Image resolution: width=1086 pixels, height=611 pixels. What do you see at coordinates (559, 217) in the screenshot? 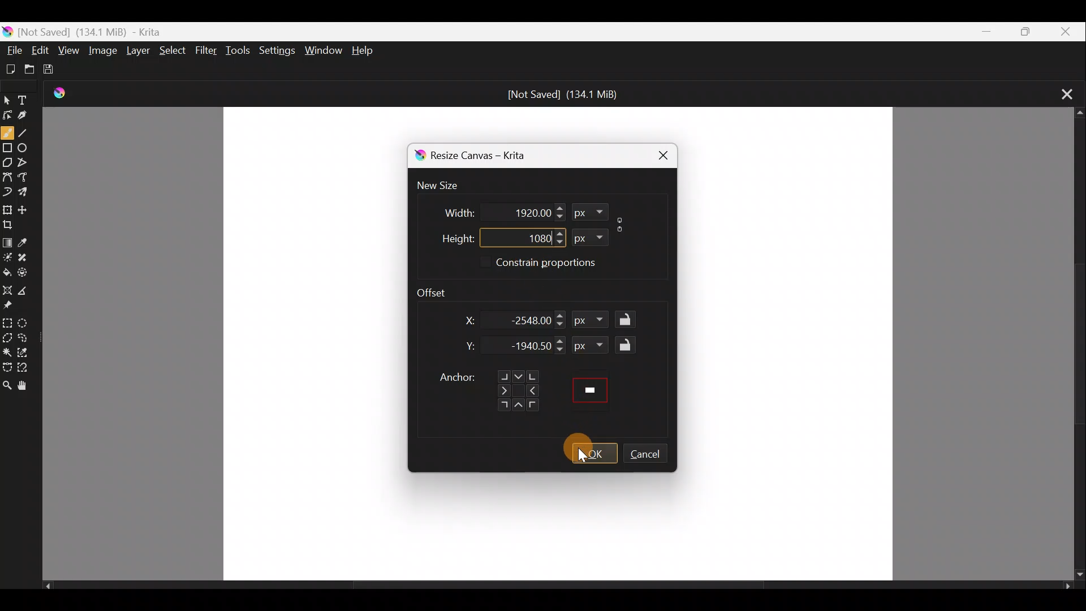
I see `Decrease width` at bounding box center [559, 217].